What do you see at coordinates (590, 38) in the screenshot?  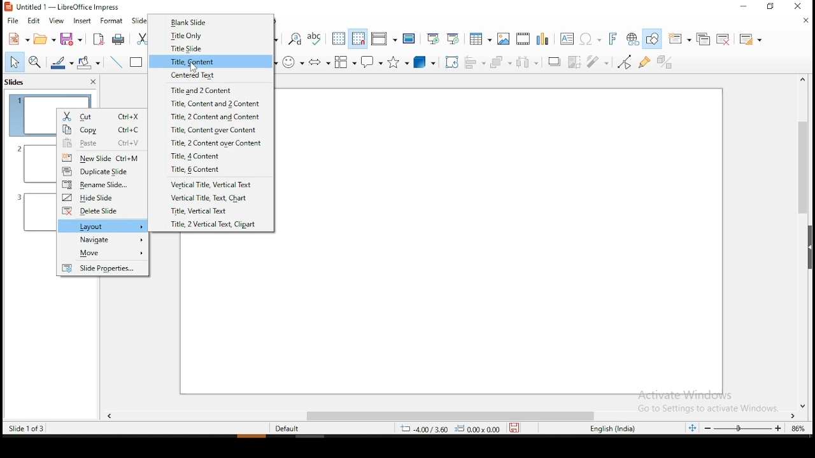 I see `insert special characters` at bounding box center [590, 38].